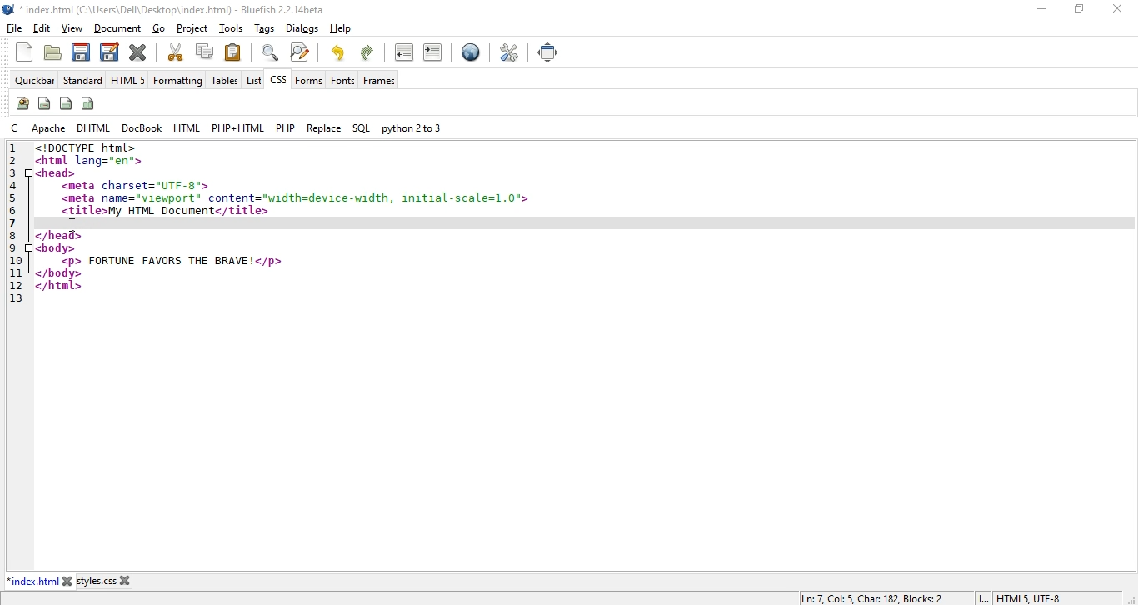 The image size is (1138, 605). I want to click on close, so click(1121, 7).